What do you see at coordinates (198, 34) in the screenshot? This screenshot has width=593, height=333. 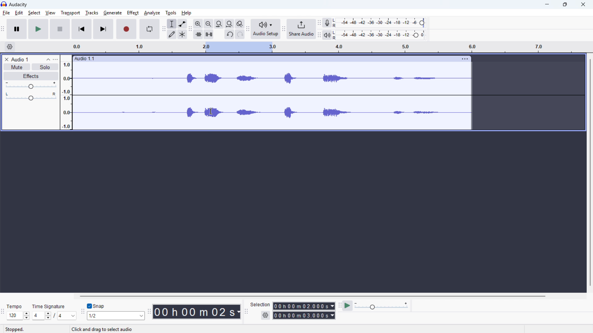 I see `Trim audio outside selection` at bounding box center [198, 34].